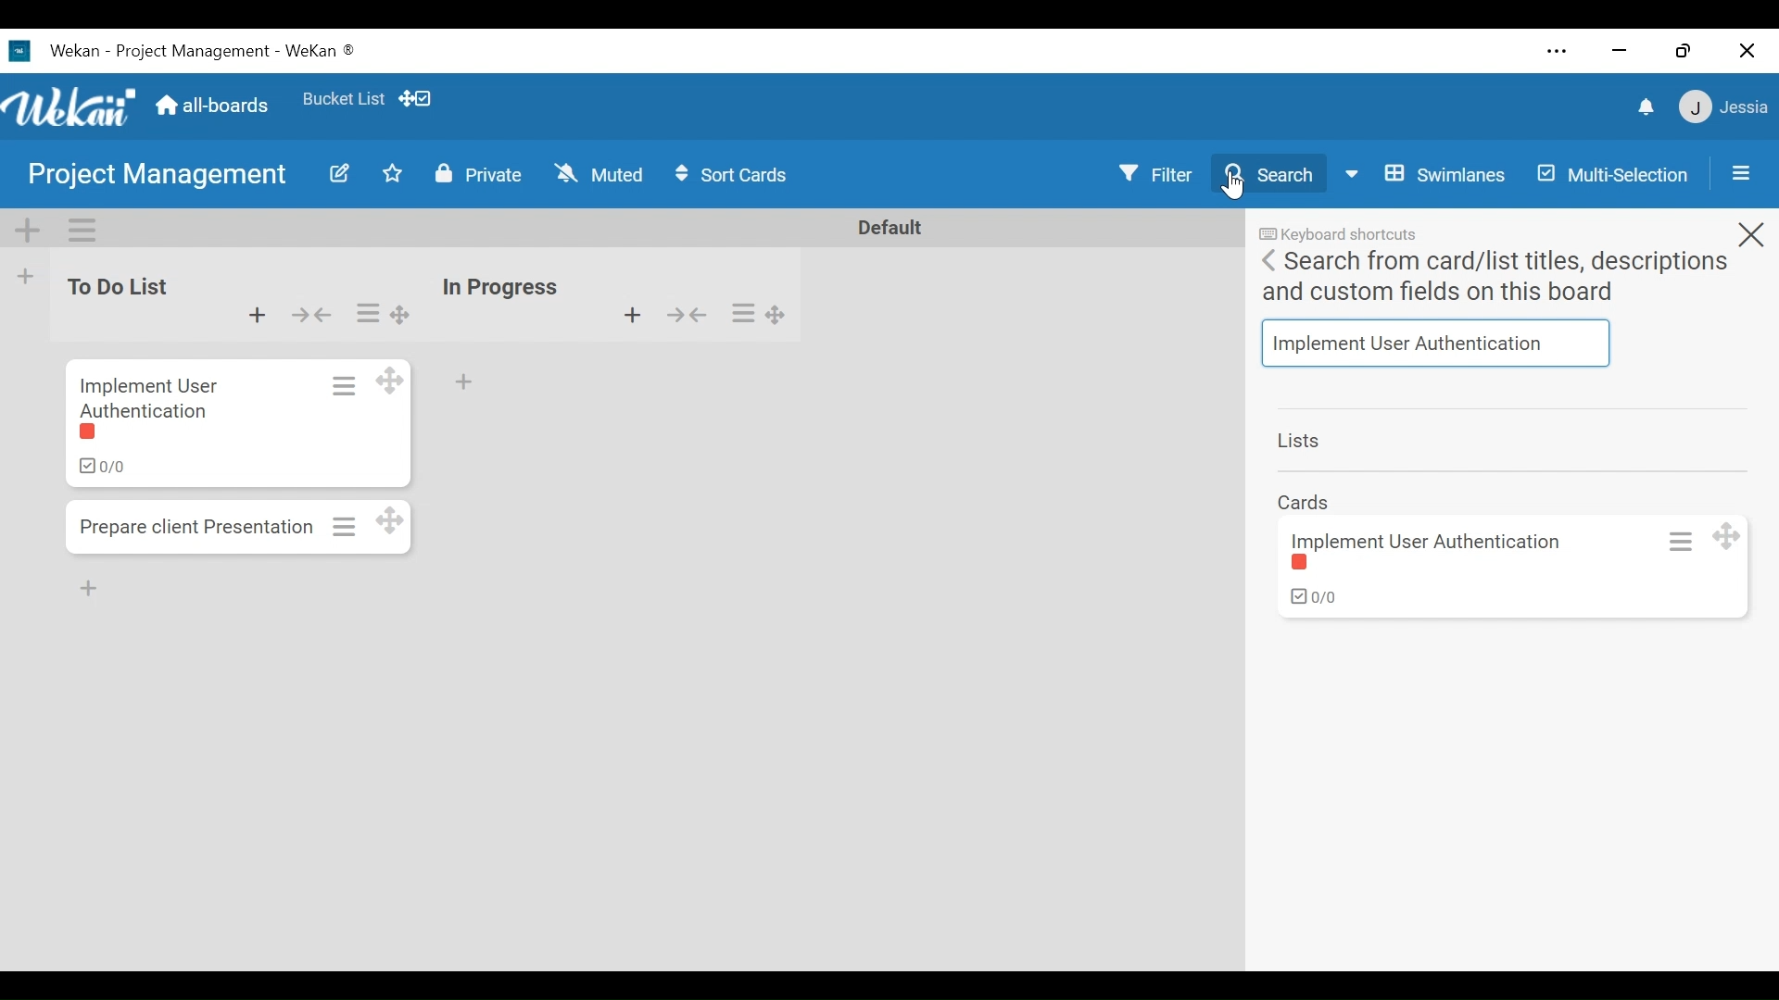 The height and width of the screenshot is (1000, 1779). Describe the element at coordinates (27, 231) in the screenshot. I see `Add Swimlane` at that location.